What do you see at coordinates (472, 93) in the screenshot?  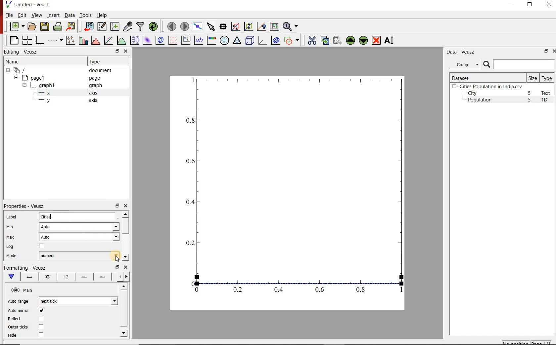 I see `City` at bounding box center [472, 93].